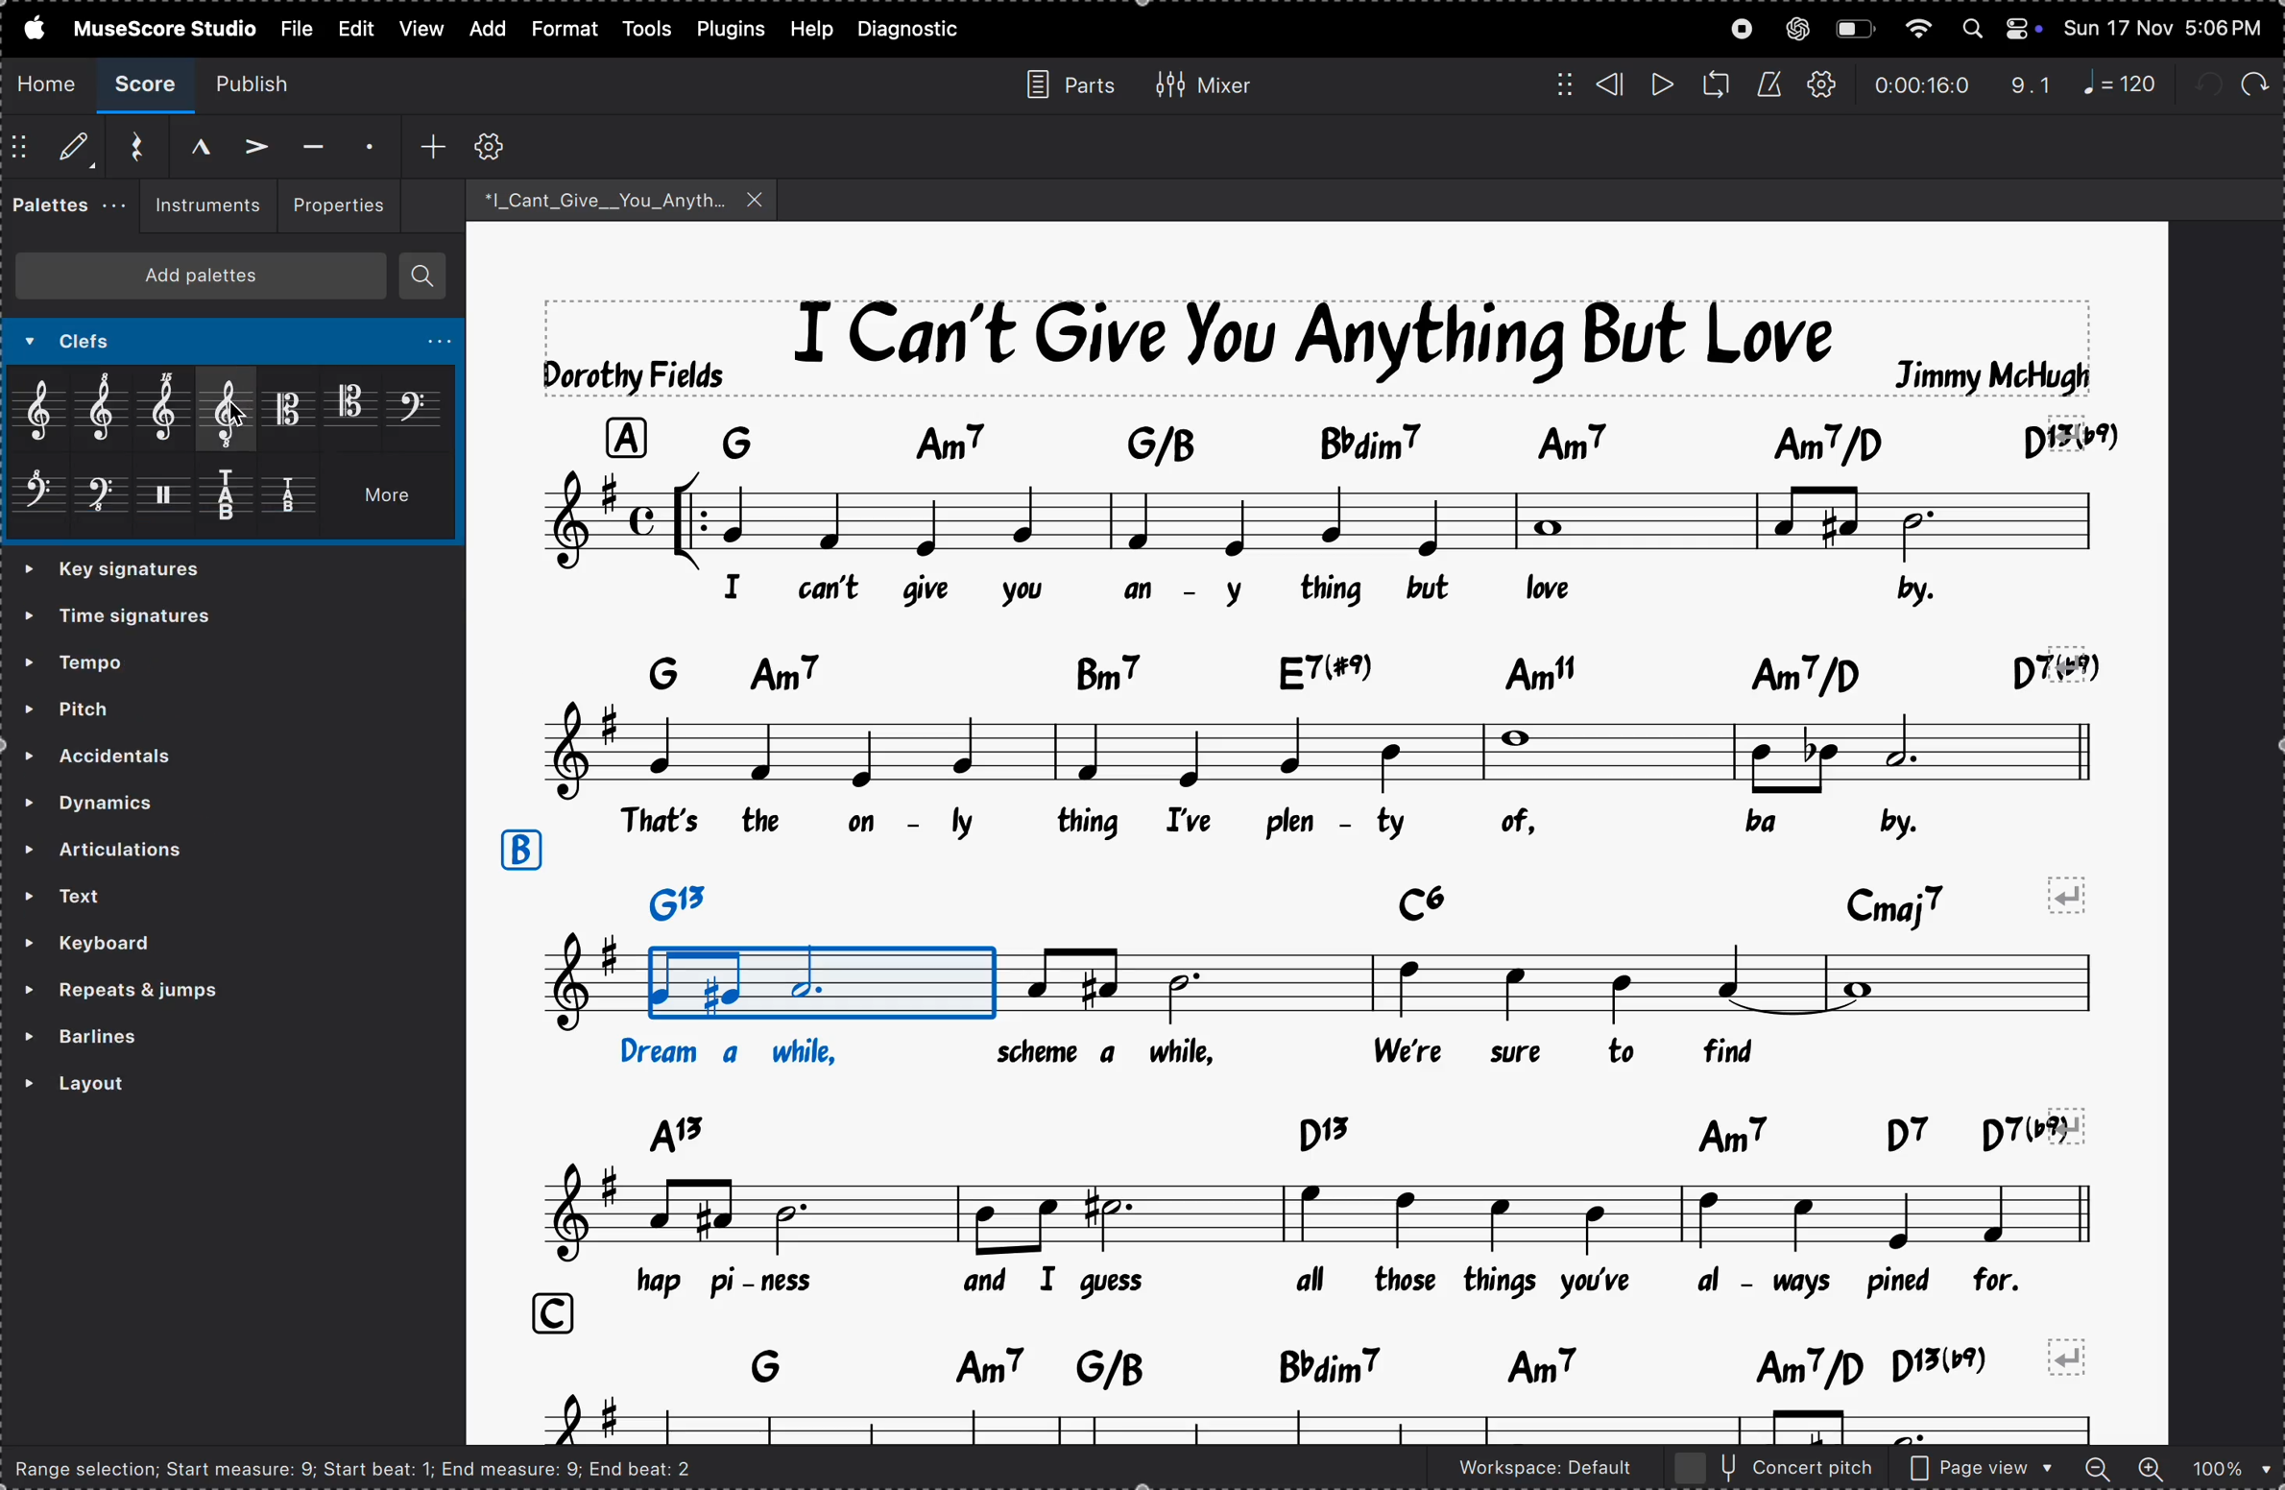  What do you see at coordinates (371, 1467) in the screenshot?
I see `Range selection; Start measure: 9; Start beat: 1; End measure: 9; End beat: 2` at bounding box center [371, 1467].